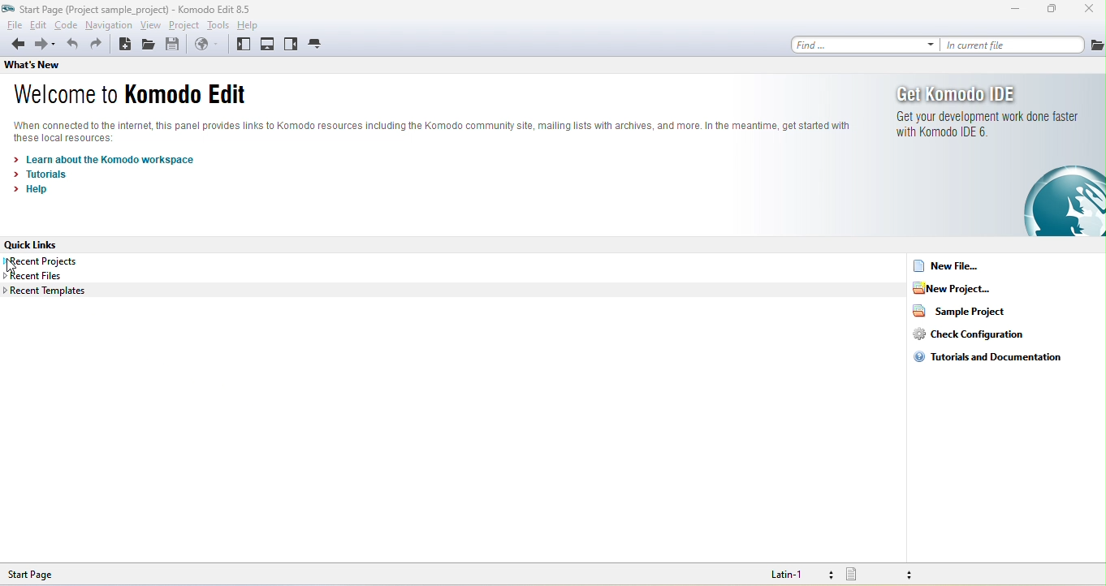 This screenshot has height=586, width=1106. Describe the element at coordinates (1011, 13) in the screenshot. I see `minimize` at that location.